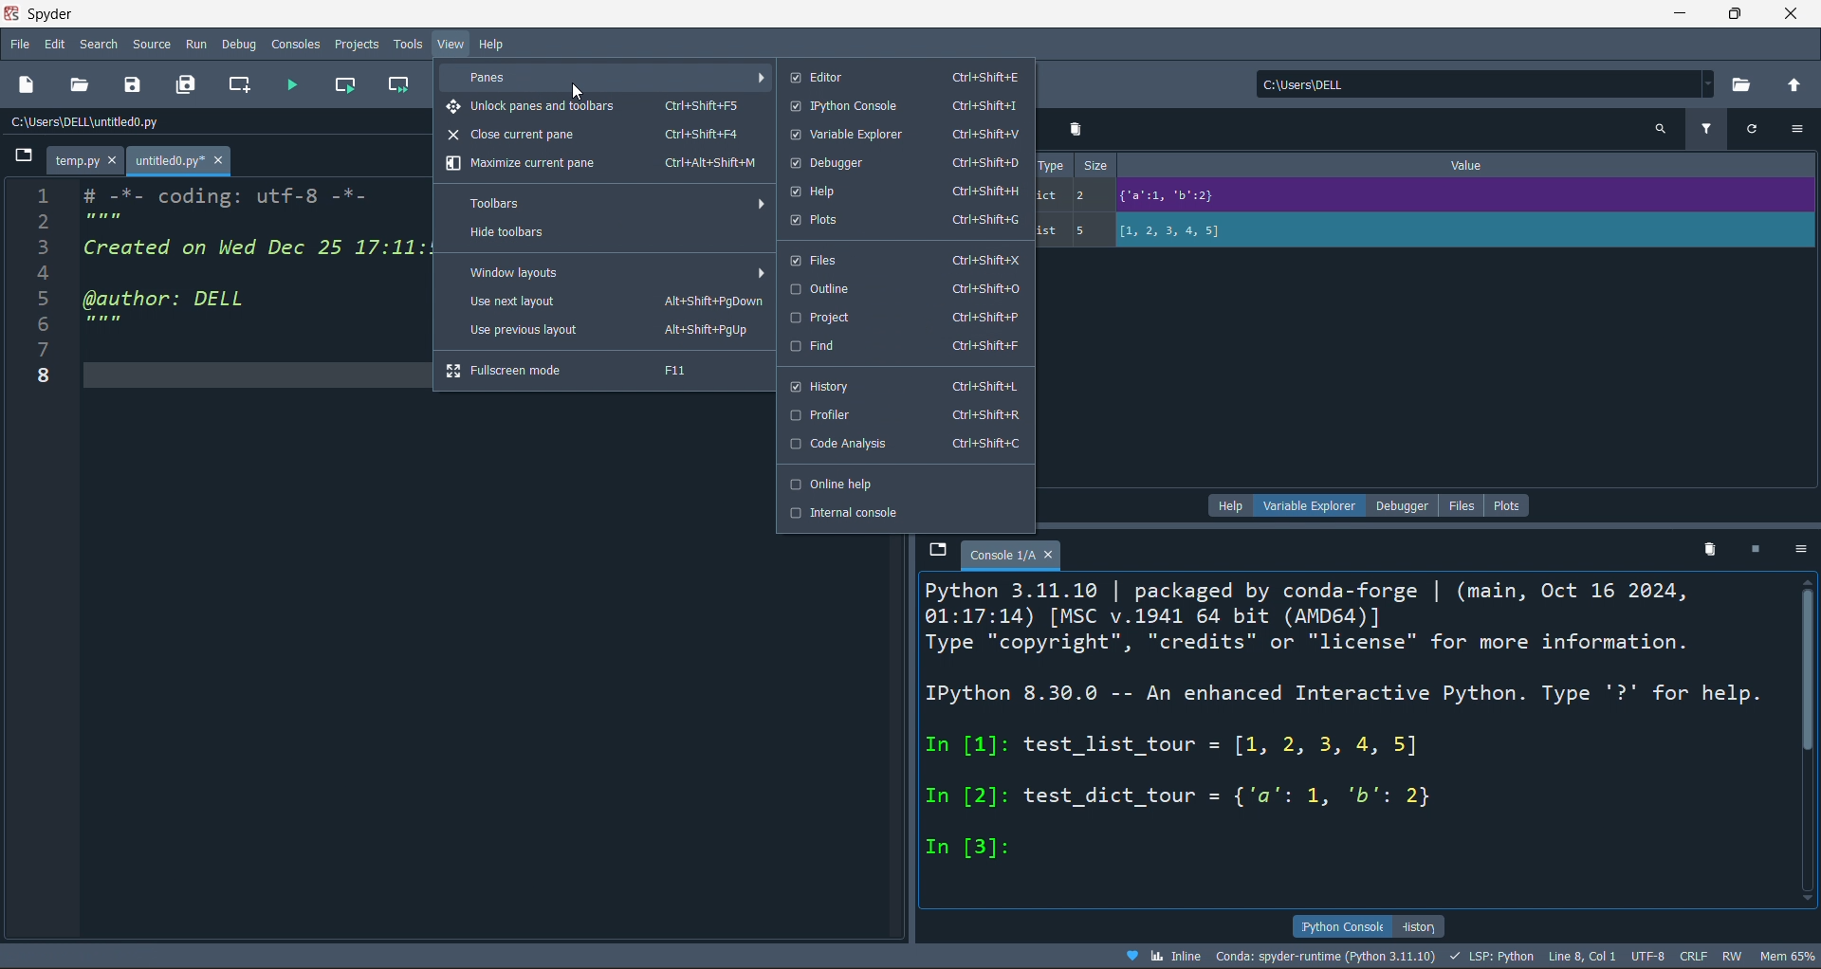 This screenshot has width=1821, height=969. Describe the element at coordinates (1799, 84) in the screenshot. I see `open parent directory` at that location.